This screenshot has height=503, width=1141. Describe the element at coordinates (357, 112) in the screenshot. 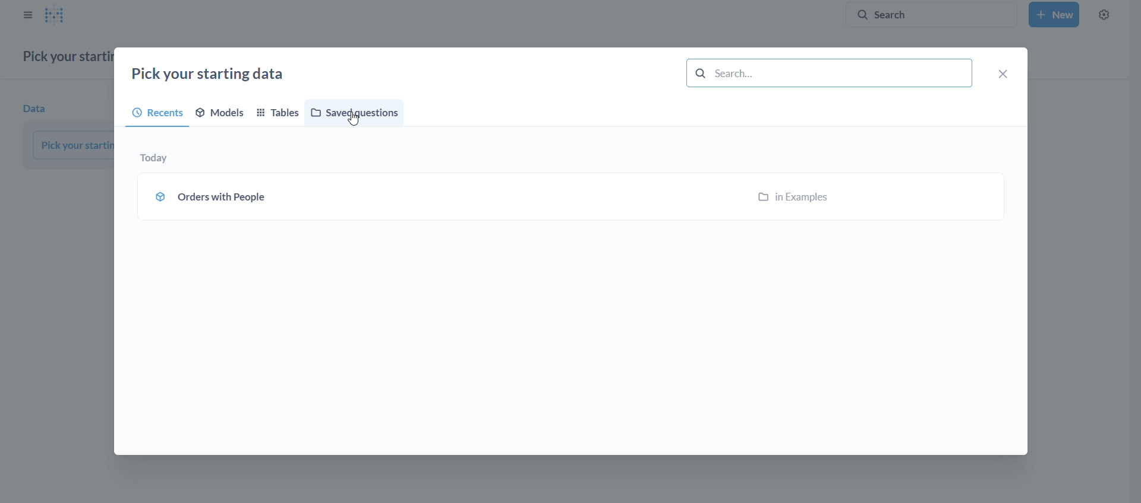

I see `saved questions` at that location.